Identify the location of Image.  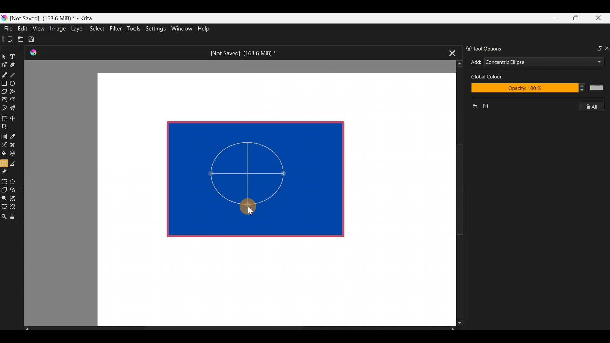
(58, 29).